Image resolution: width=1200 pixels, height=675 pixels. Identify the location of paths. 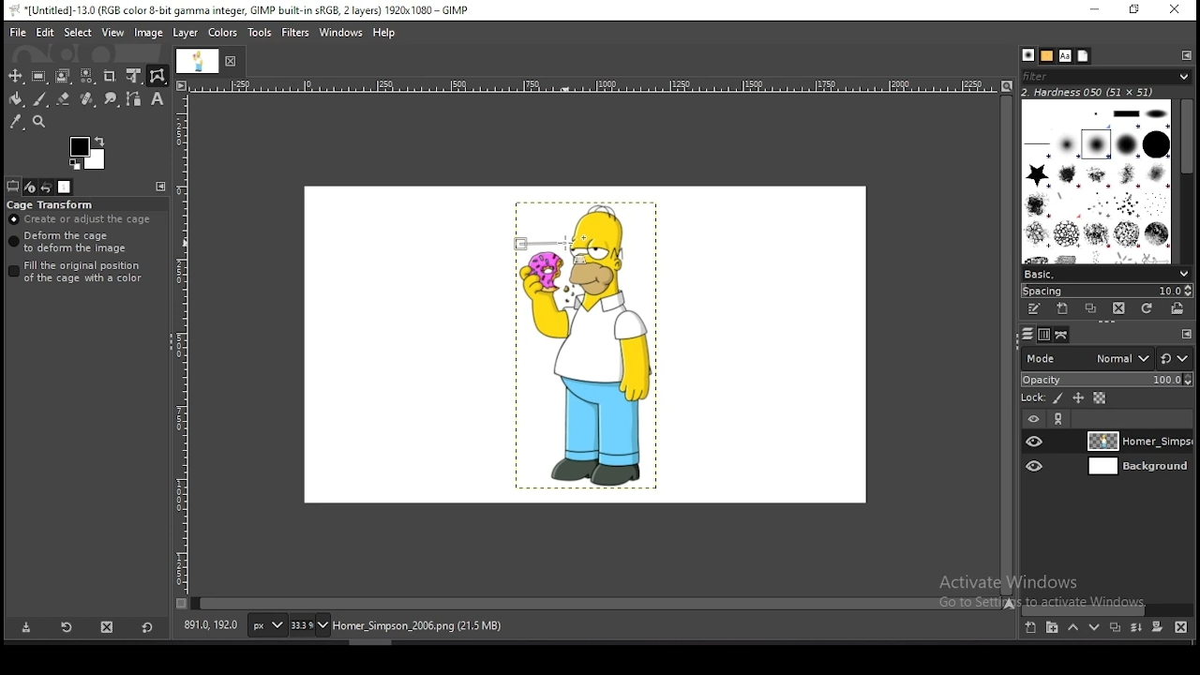
(1059, 335).